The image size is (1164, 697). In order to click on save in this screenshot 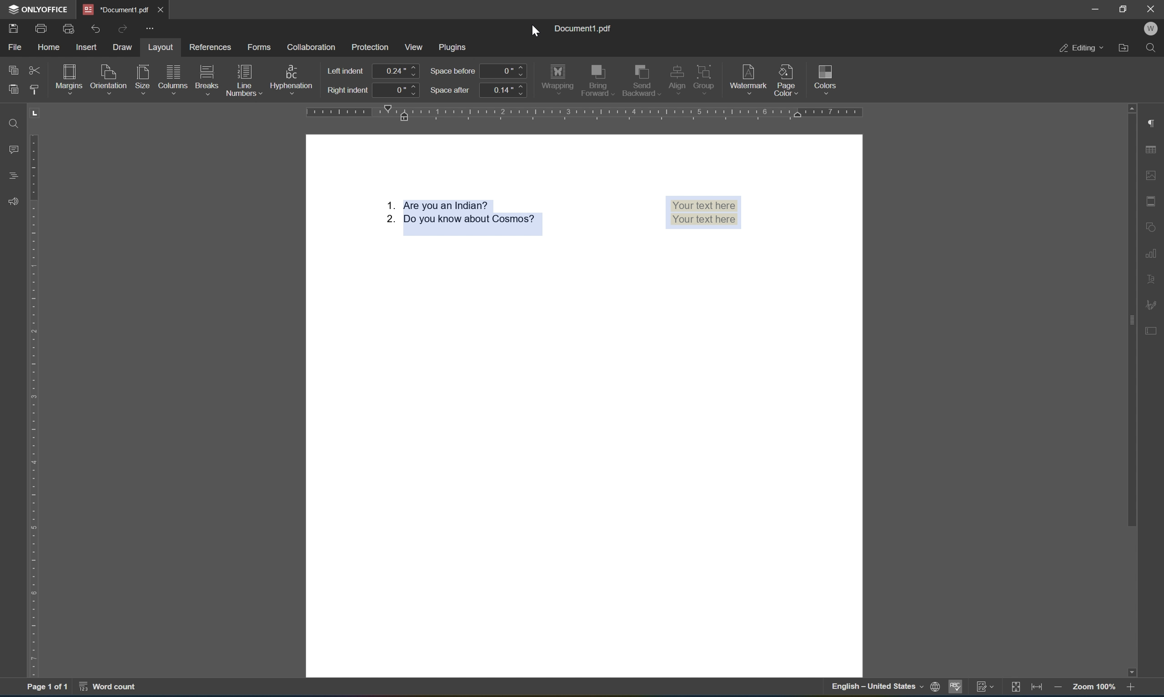, I will do `click(14, 28)`.